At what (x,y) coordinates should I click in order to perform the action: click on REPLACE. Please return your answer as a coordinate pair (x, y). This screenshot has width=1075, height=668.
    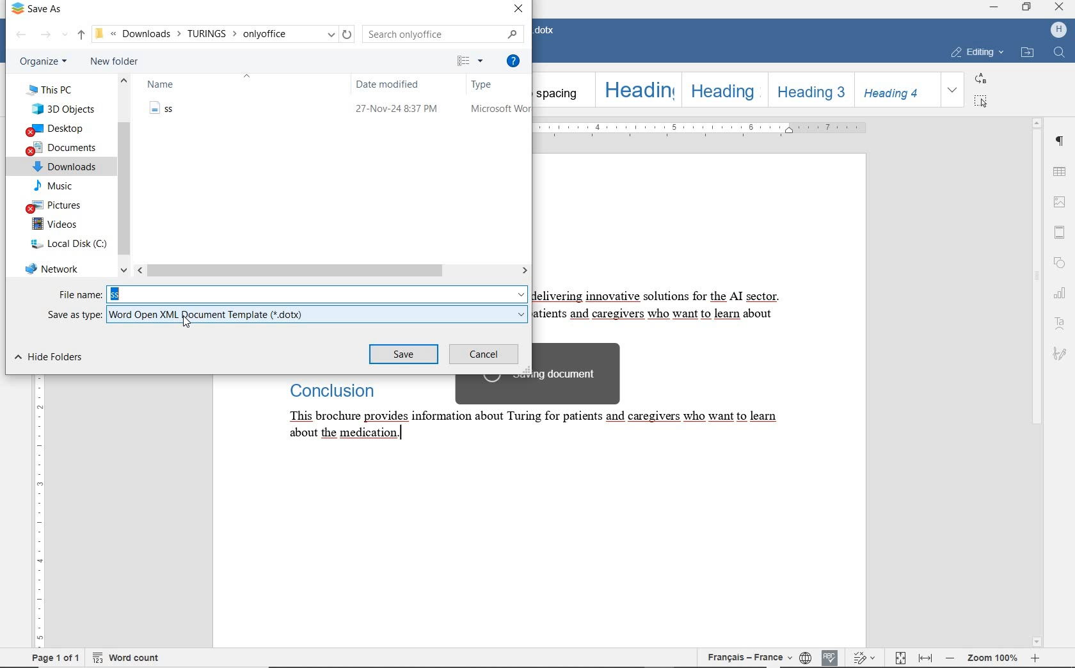
    Looking at the image, I should click on (980, 77).